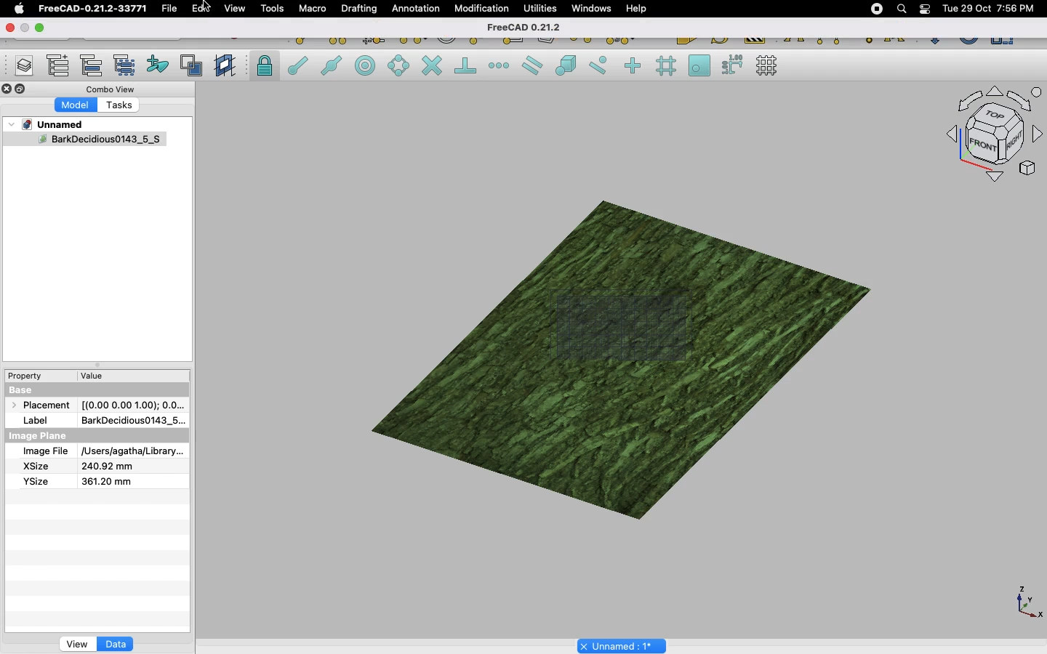 This screenshot has height=654, width=1047. What do you see at coordinates (54, 124) in the screenshot?
I see `Project` at bounding box center [54, 124].